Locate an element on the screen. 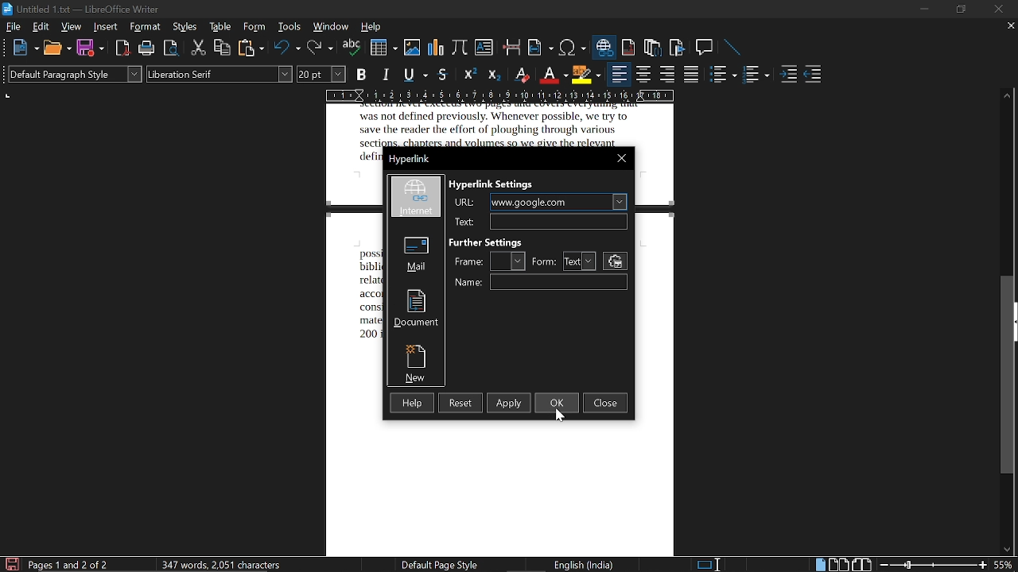 This screenshot has height=572, width=1018. URL is located at coordinates (559, 203).